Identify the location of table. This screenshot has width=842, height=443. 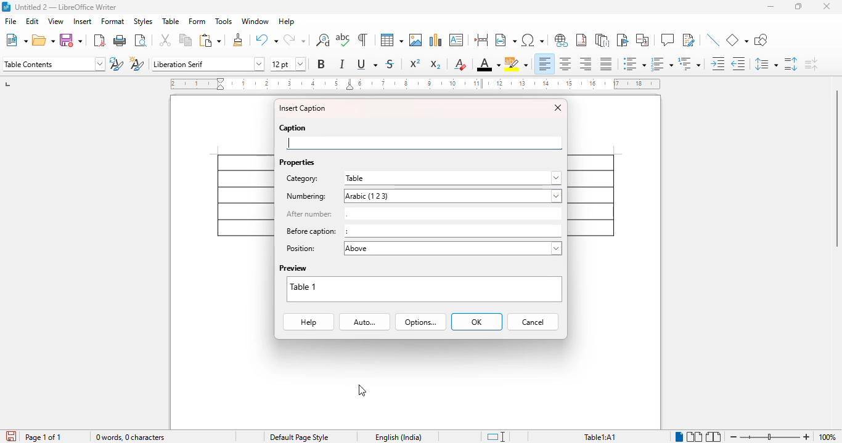
(392, 40).